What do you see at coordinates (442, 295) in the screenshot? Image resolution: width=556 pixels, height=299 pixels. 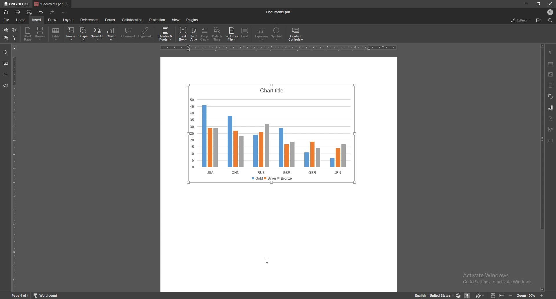 I see `English-United States` at bounding box center [442, 295].